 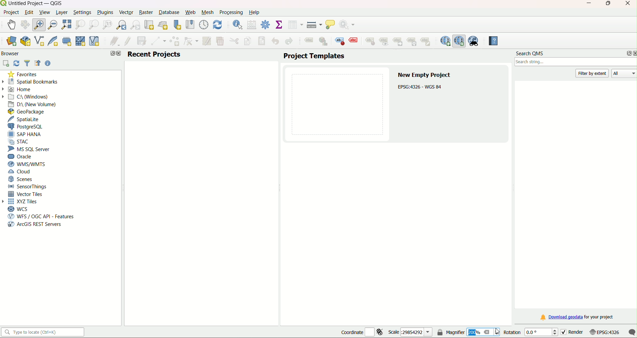 I want to click on new map view, so click(x=150, y=25).